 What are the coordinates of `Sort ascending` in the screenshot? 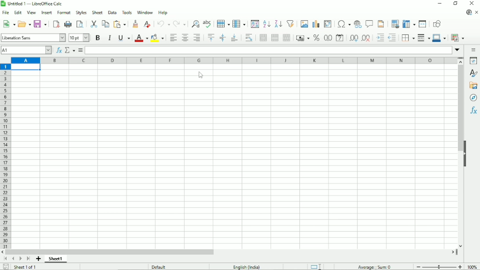 It's located at (266, 24).